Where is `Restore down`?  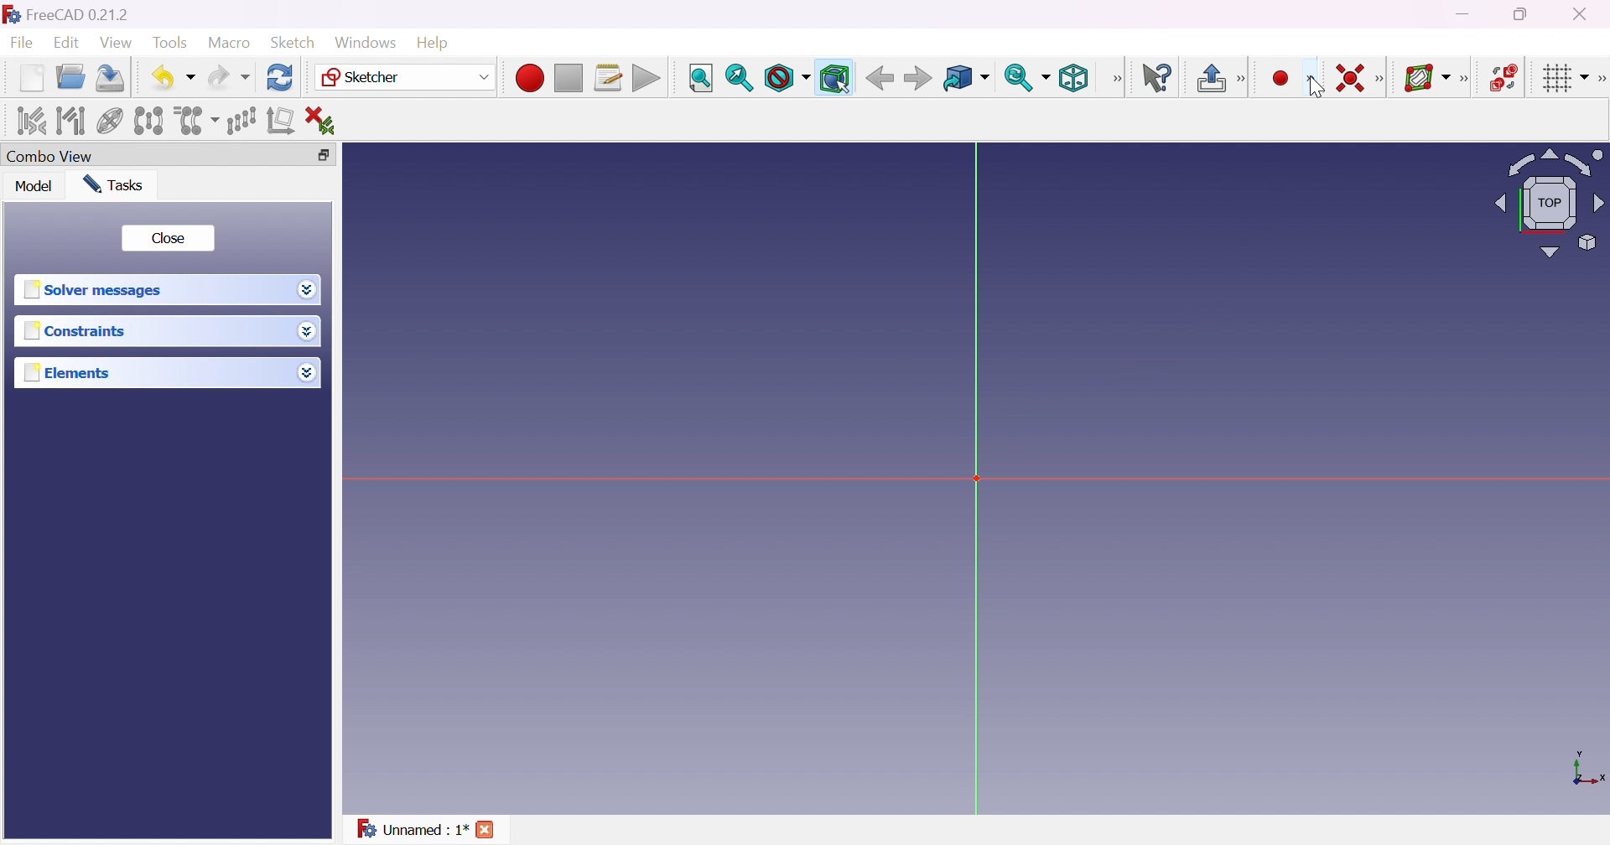 Restore down is located at coordinates (322, 155).